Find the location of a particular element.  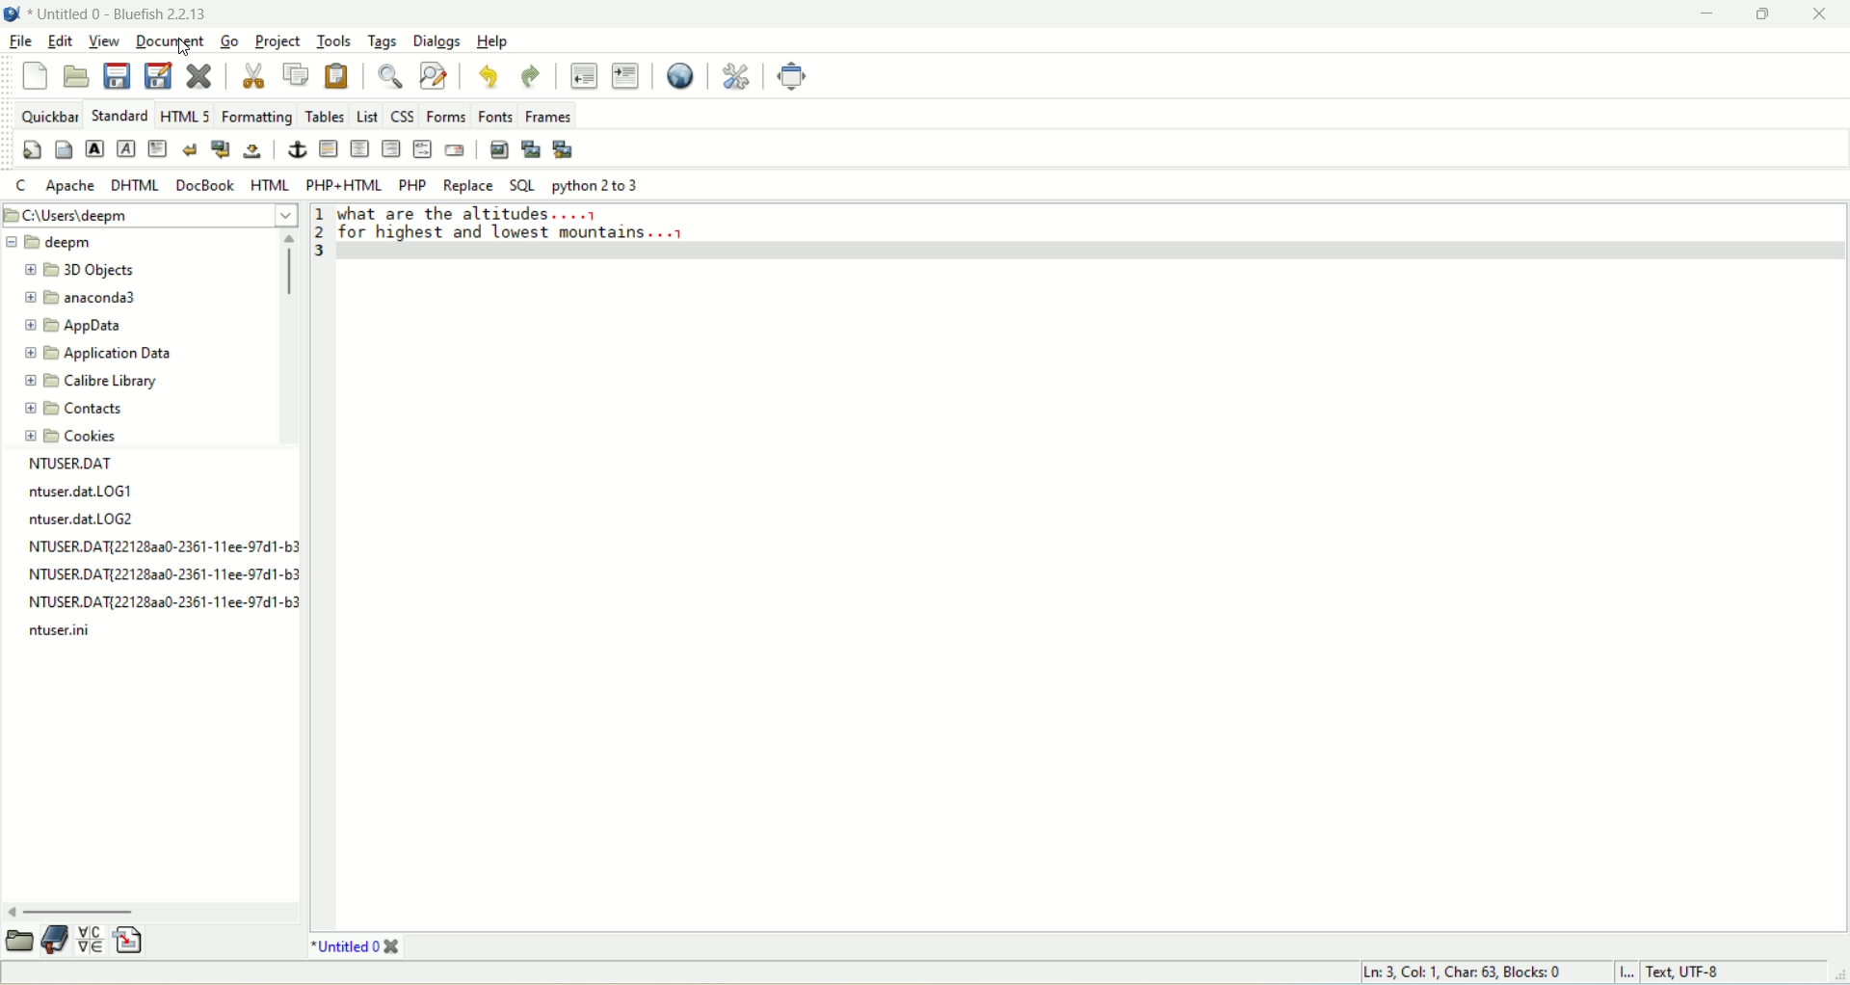

full screen is located at coordinates (791, 76).